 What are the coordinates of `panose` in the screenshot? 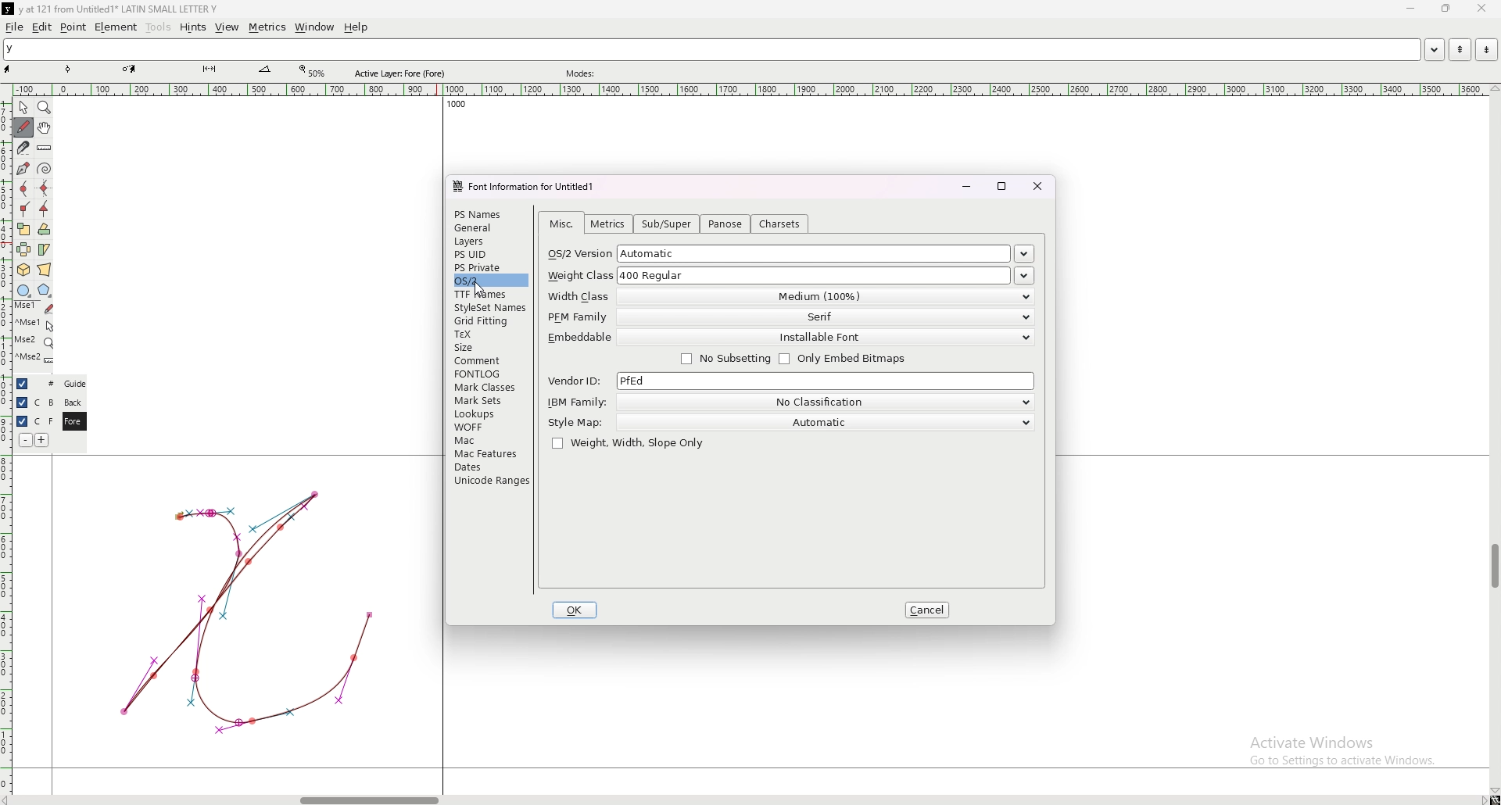 It's located at (726, 224).